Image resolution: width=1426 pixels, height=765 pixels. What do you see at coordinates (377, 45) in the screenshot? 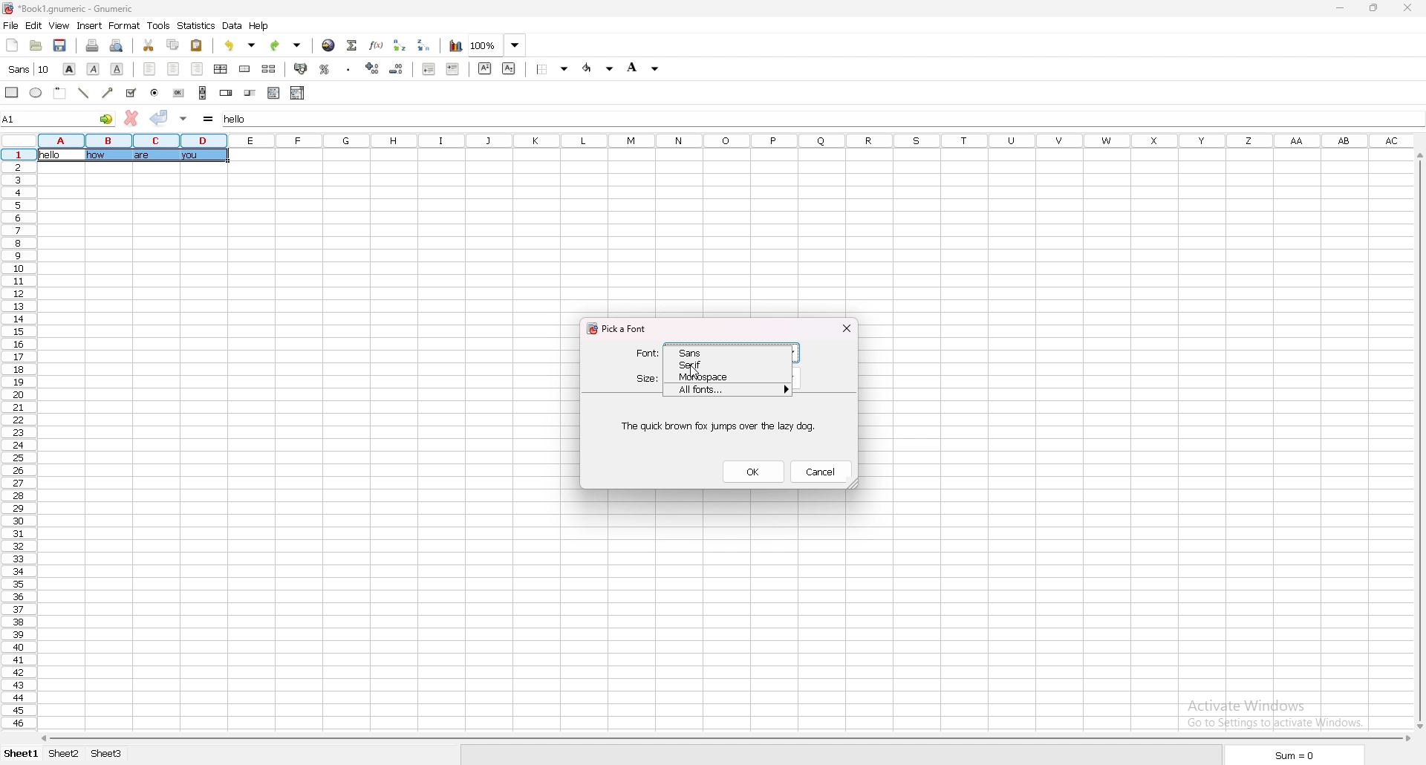
I see `functions` at bounding box center [377, 45].